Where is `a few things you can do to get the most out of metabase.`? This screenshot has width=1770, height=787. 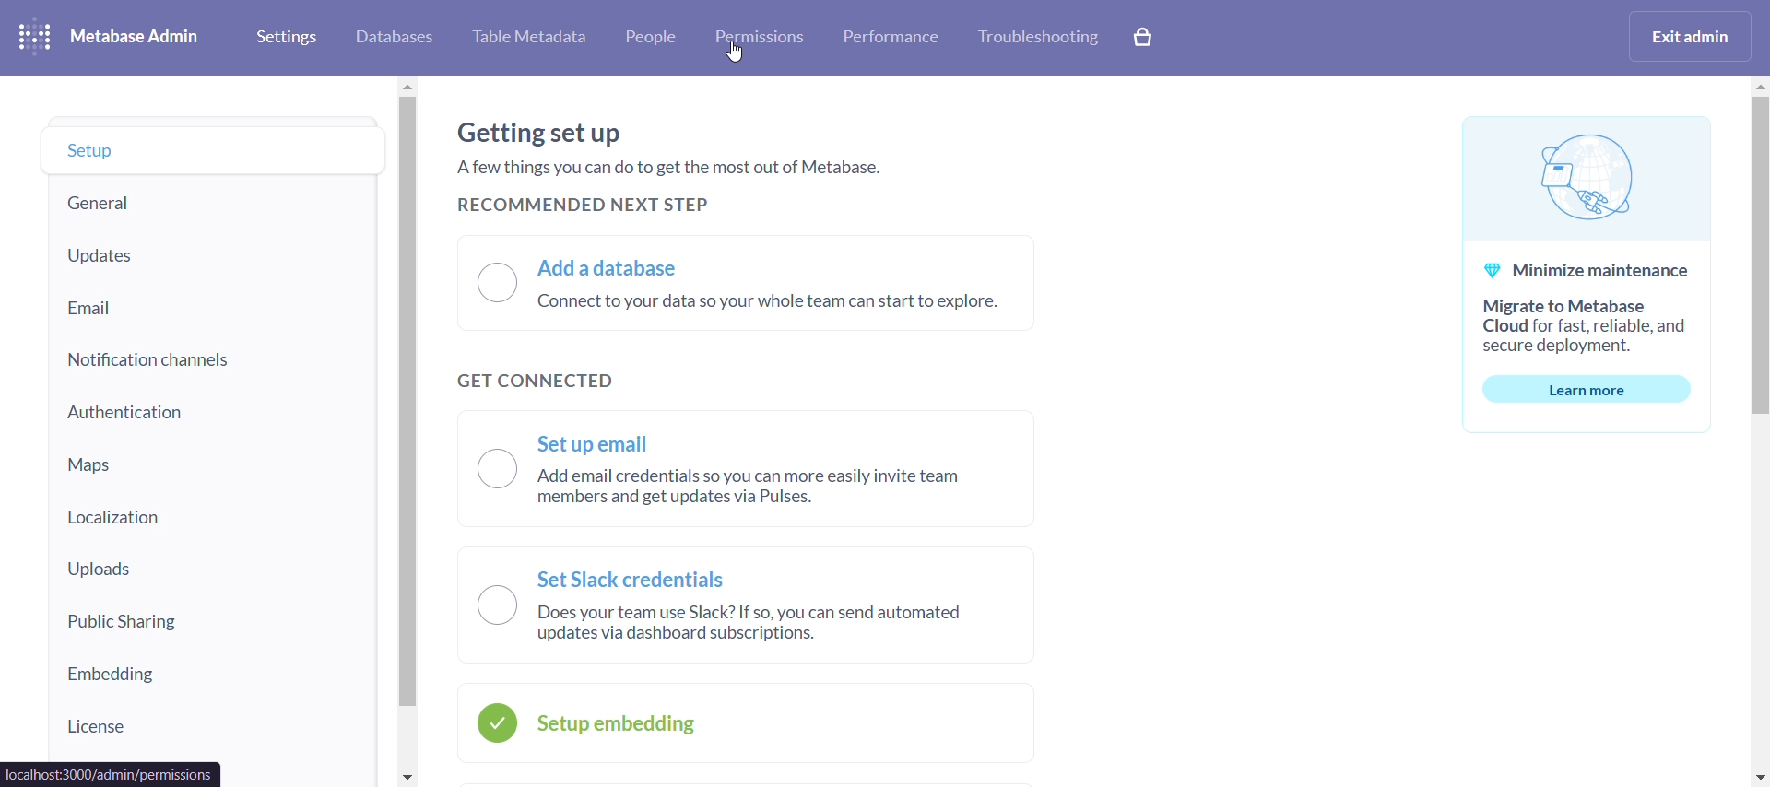
a few things you can do to get the most out of metabase. is located at coordinates (678, 171).